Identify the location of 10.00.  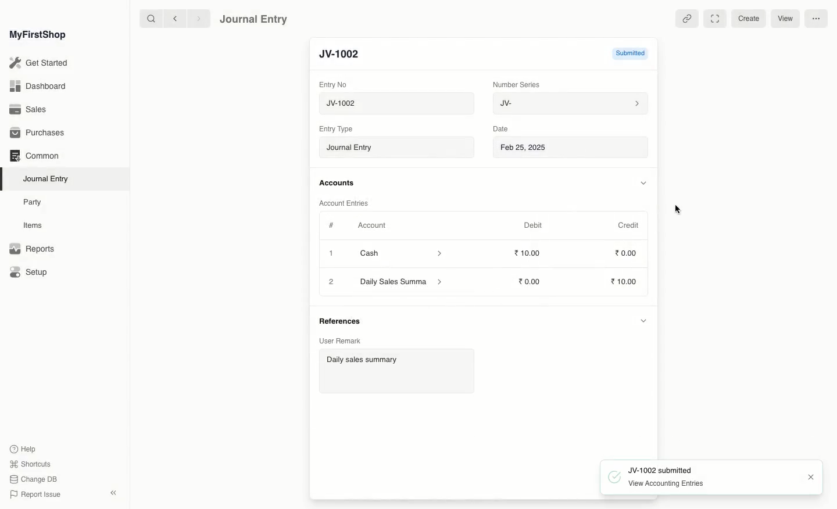
(531, 253).